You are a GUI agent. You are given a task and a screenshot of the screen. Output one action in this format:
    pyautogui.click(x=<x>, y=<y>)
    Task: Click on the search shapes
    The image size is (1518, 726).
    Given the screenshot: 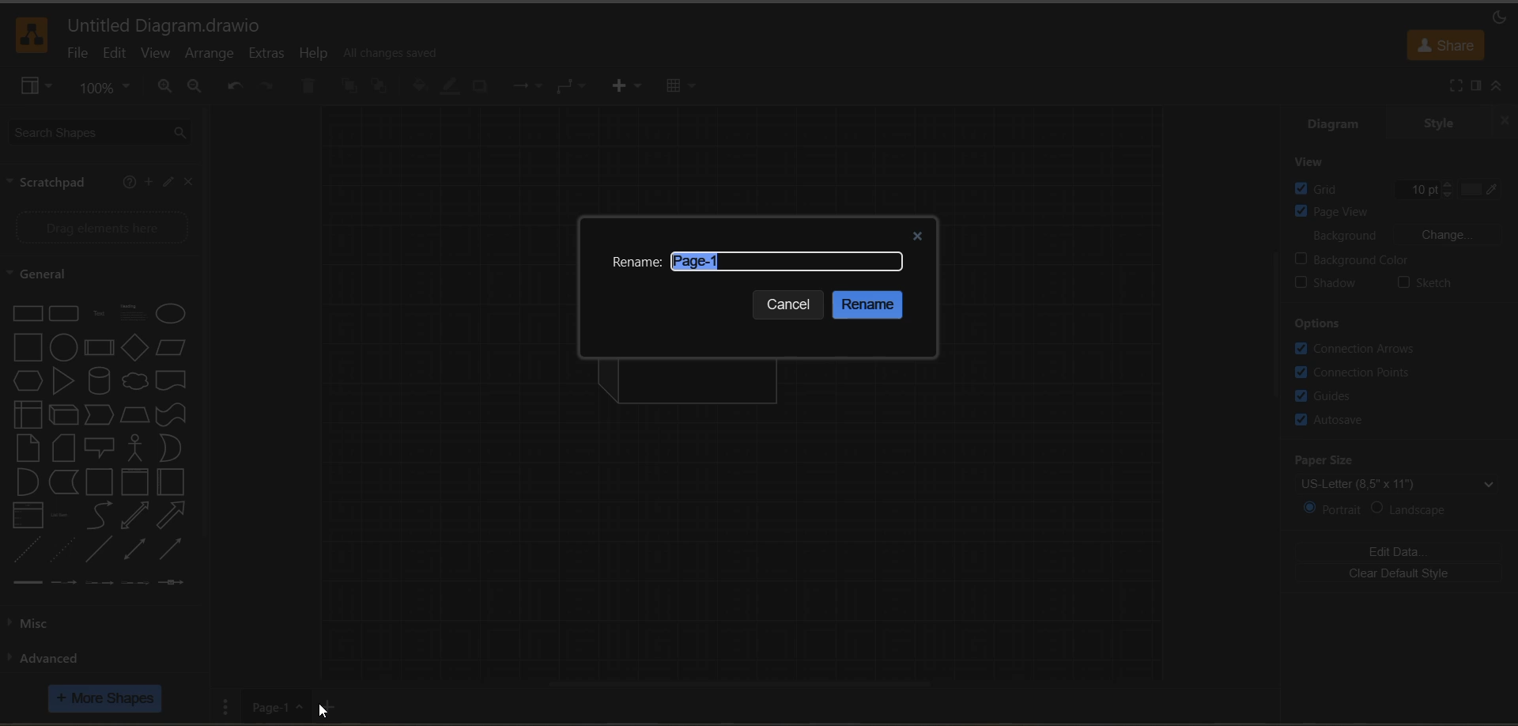 What is the action you would take?
    pyautogui.click(x=104, y=134)
    